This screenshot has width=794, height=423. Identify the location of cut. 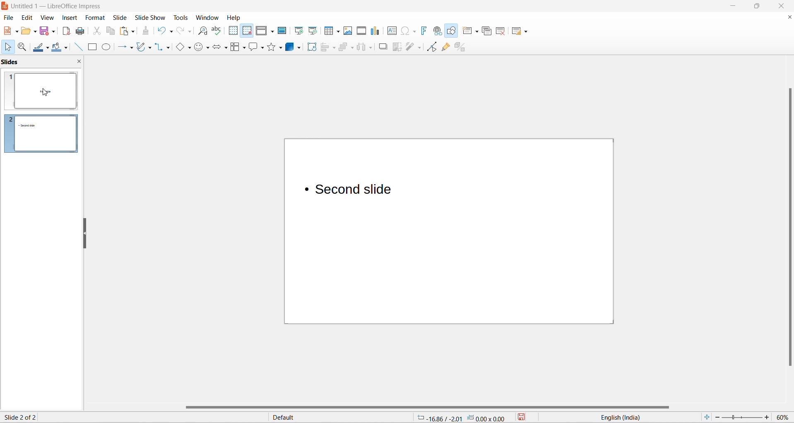
(96, 31).